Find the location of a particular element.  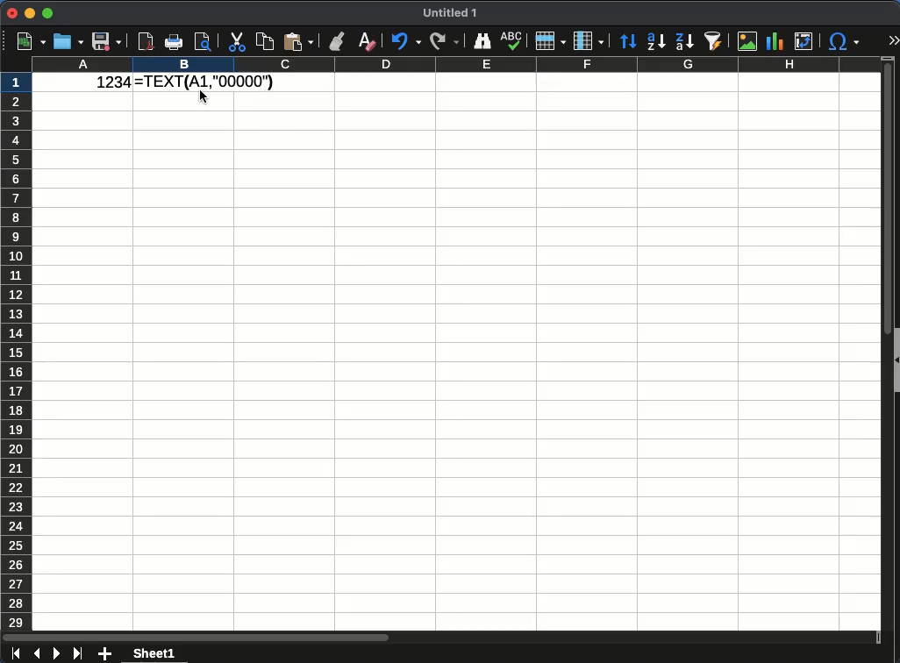

save is located at coordinates (107, 41).